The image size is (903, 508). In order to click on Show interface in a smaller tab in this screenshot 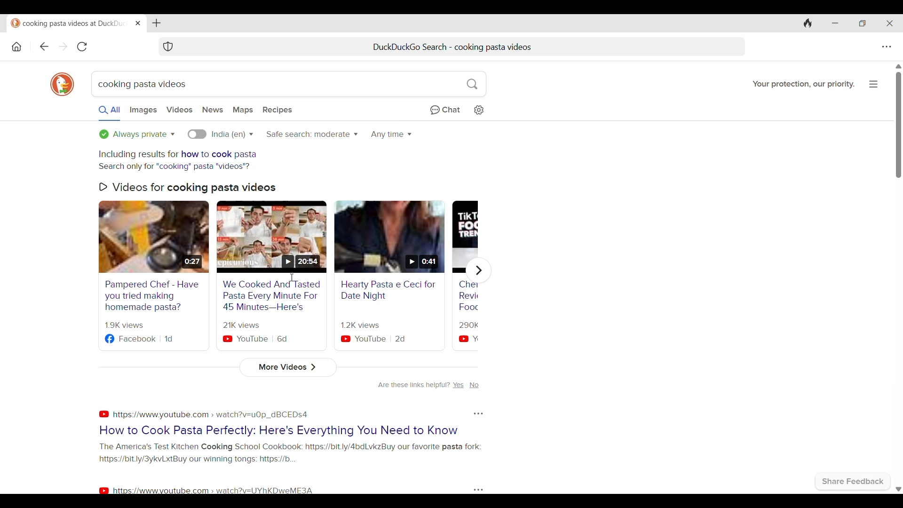, I will do `click(863, 24)`.